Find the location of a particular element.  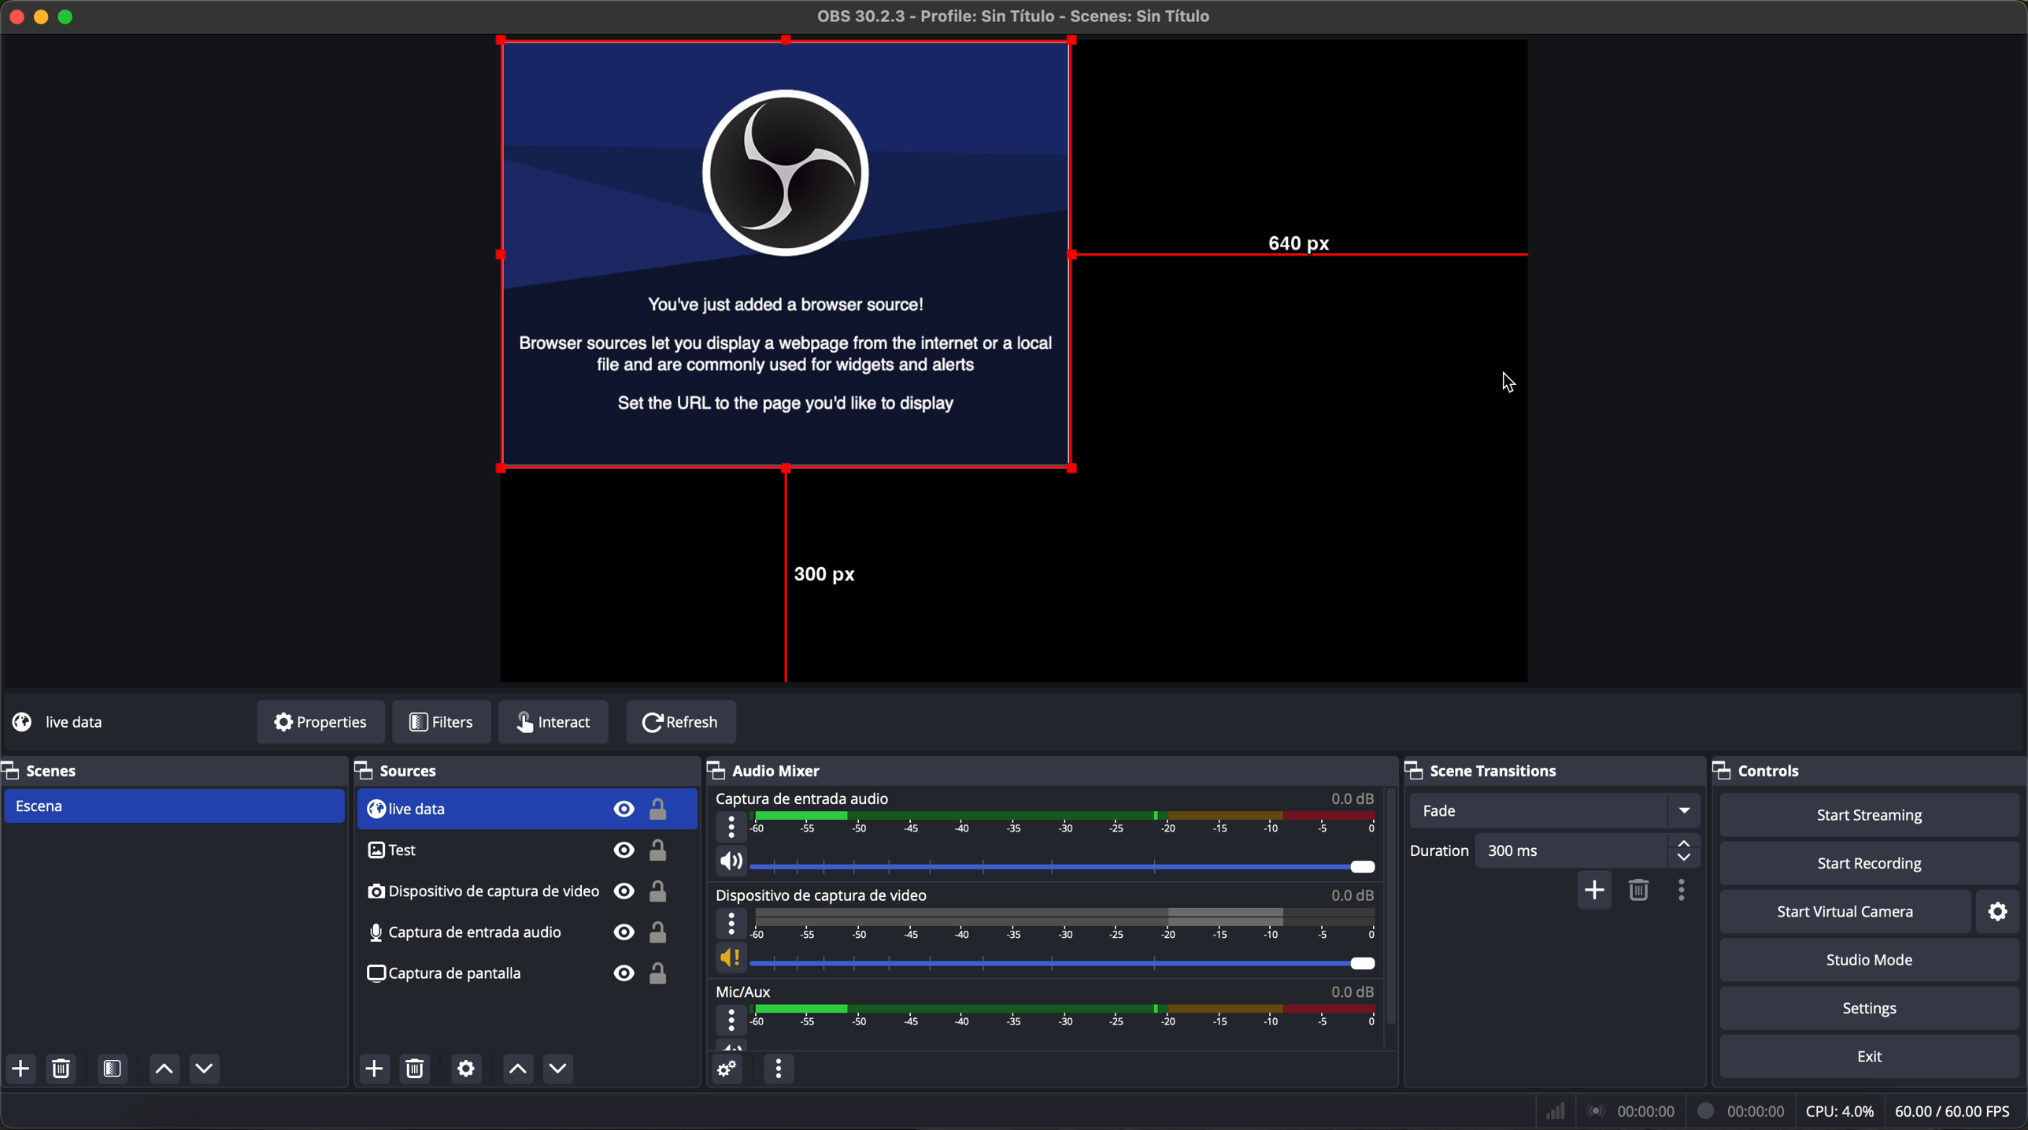

300 ms is located at coordinates (1593, 850).